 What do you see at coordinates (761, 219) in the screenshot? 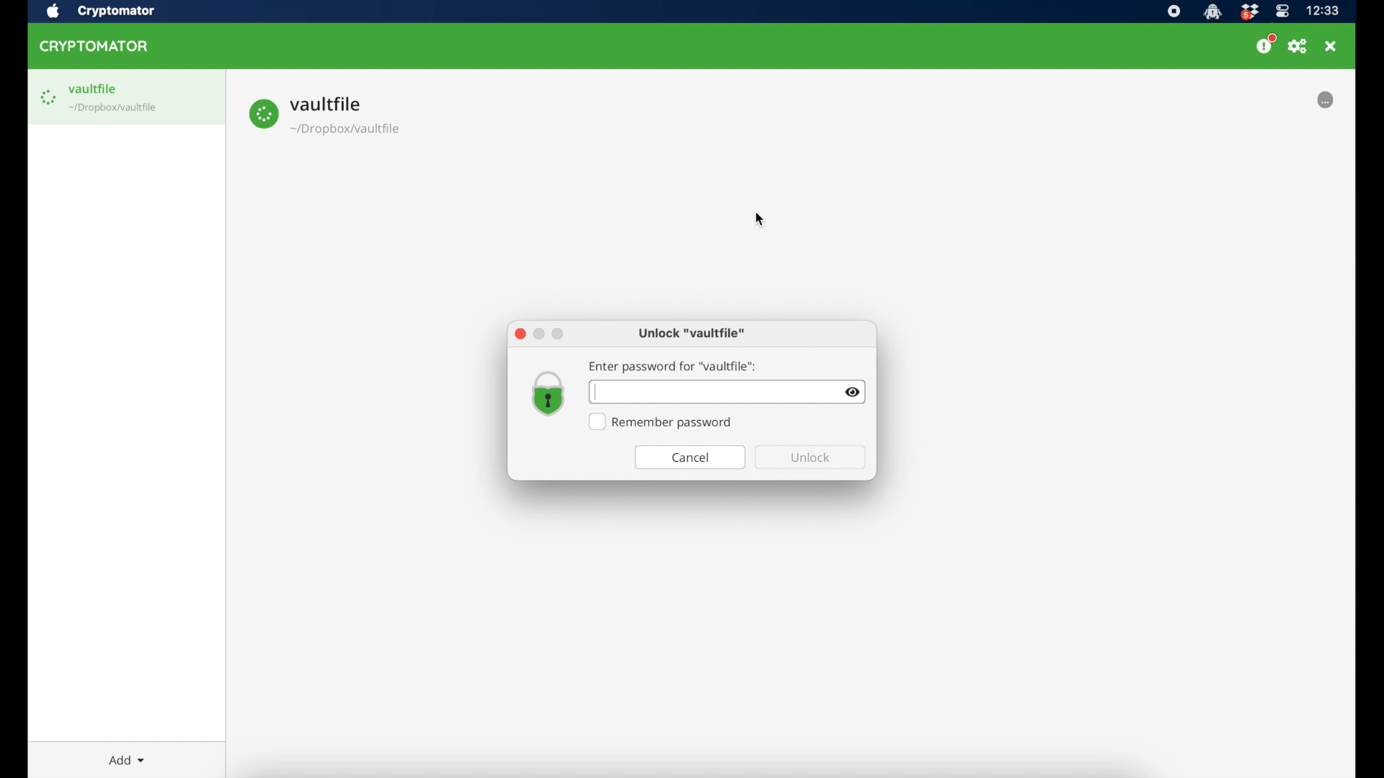
I see `cursor` at bounding box center [761, 219].